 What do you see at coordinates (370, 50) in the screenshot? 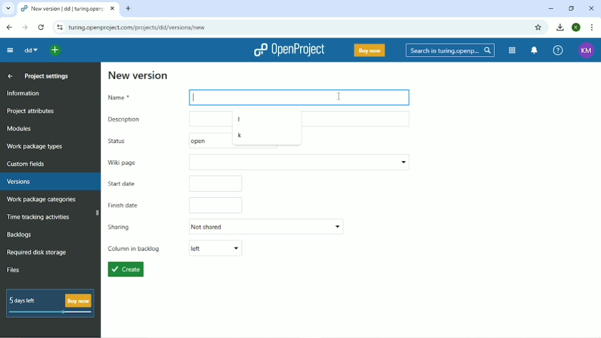
I see `Buy now` at bounding box center [370, 50].